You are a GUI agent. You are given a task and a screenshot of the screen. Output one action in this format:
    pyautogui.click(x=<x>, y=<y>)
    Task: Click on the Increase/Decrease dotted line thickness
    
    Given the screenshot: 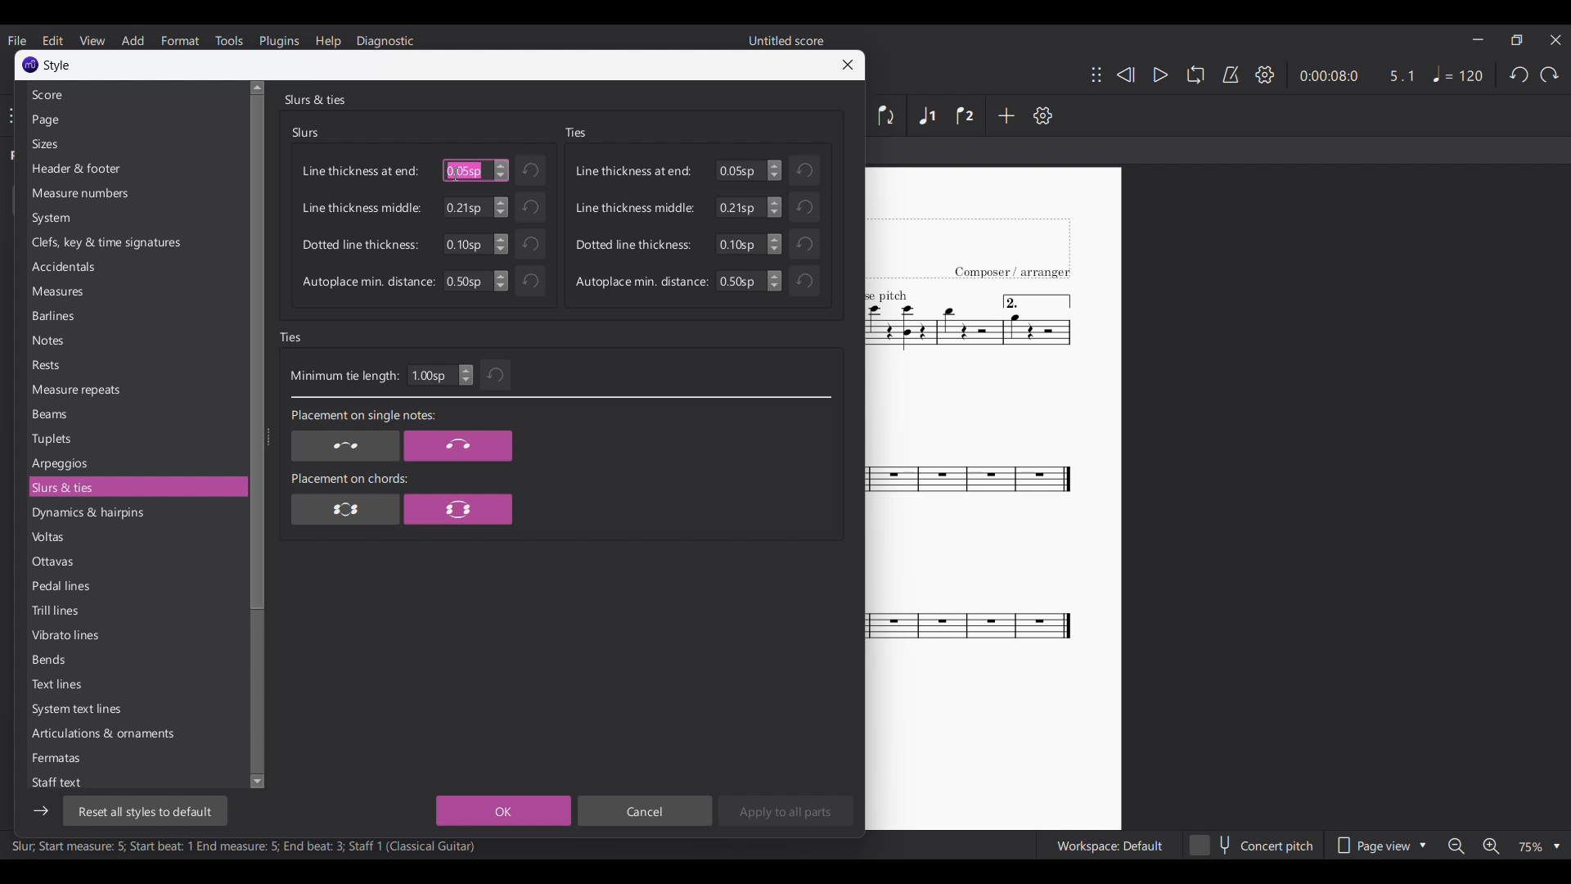 What is the action you would take?
    pyautogui.click(x=501, y=244)
    